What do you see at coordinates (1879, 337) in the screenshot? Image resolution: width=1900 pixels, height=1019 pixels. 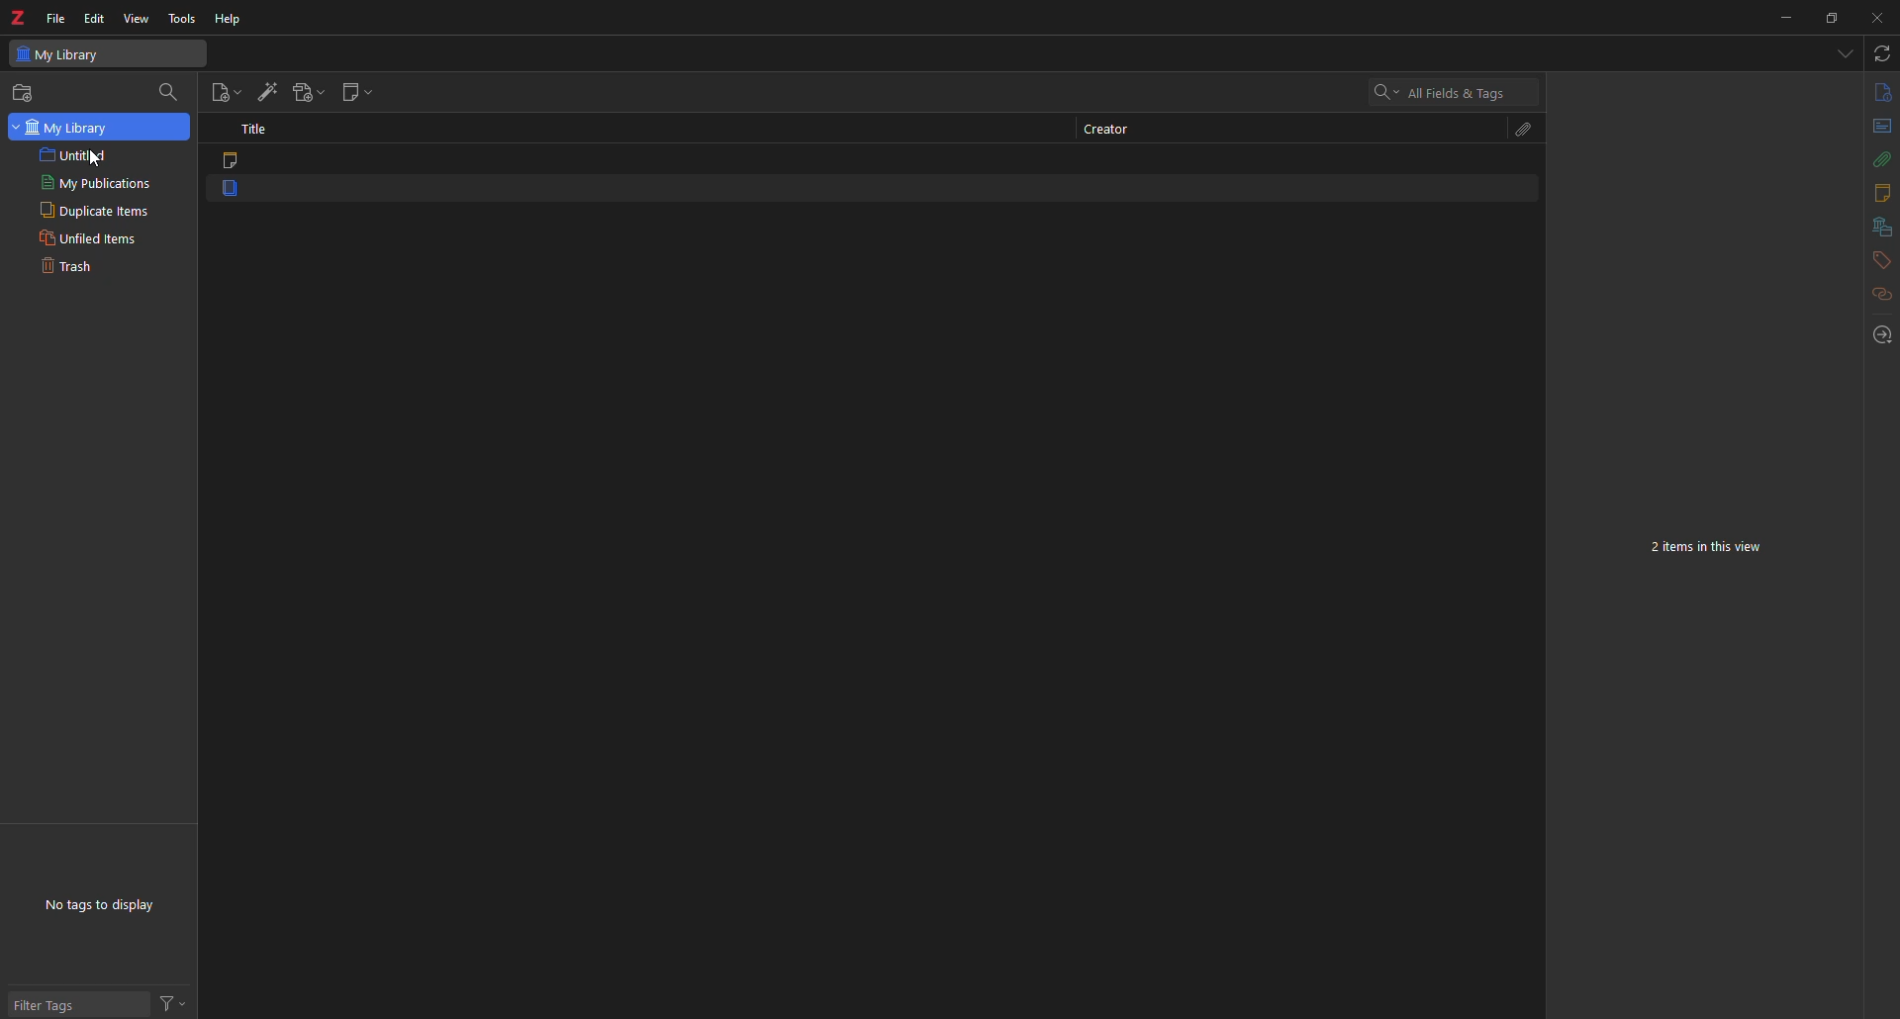 I see `locate` at bounding box center [1879, 337].